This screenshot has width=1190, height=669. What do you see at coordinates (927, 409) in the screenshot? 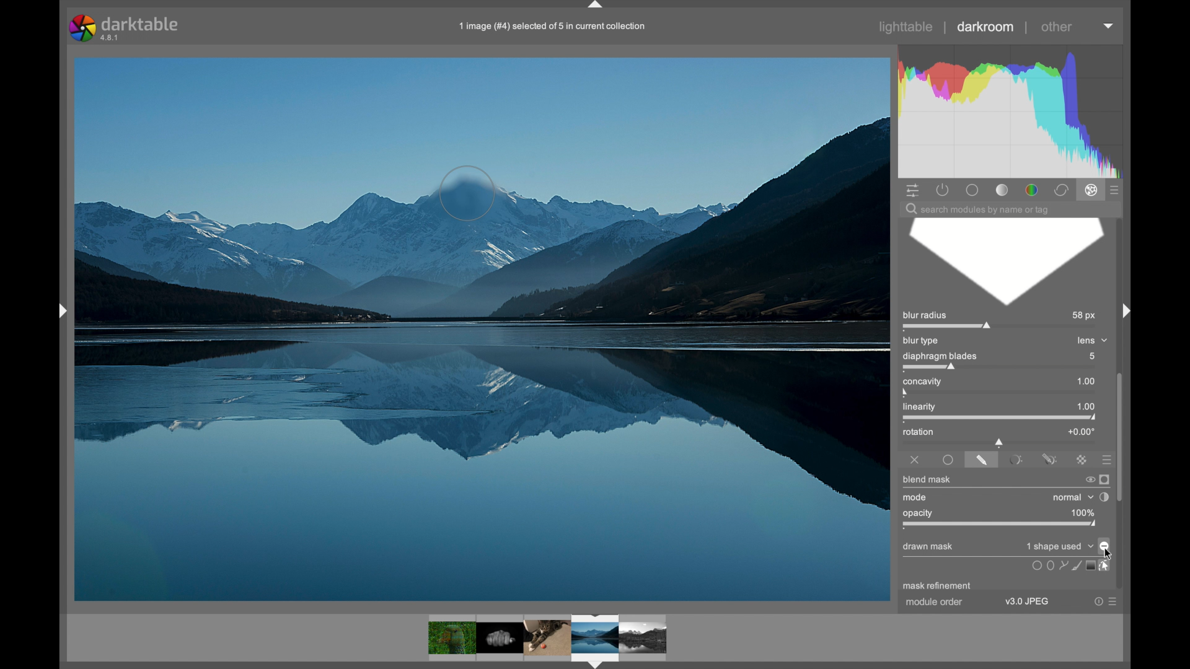
I see `linearity` at bounding box center [927, 409].